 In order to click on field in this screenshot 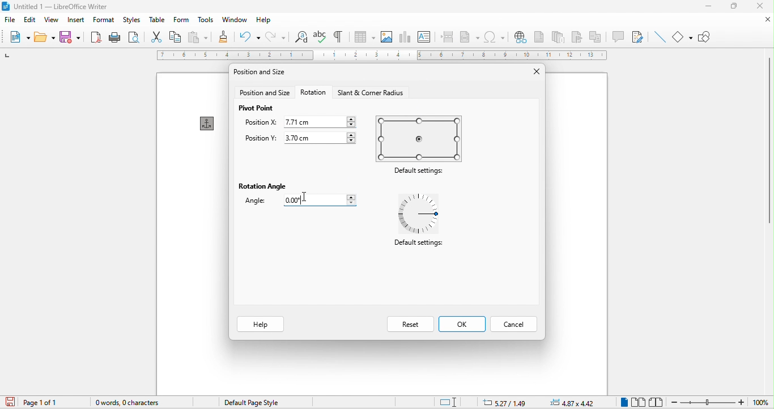, I will do `click(470, 36)`.